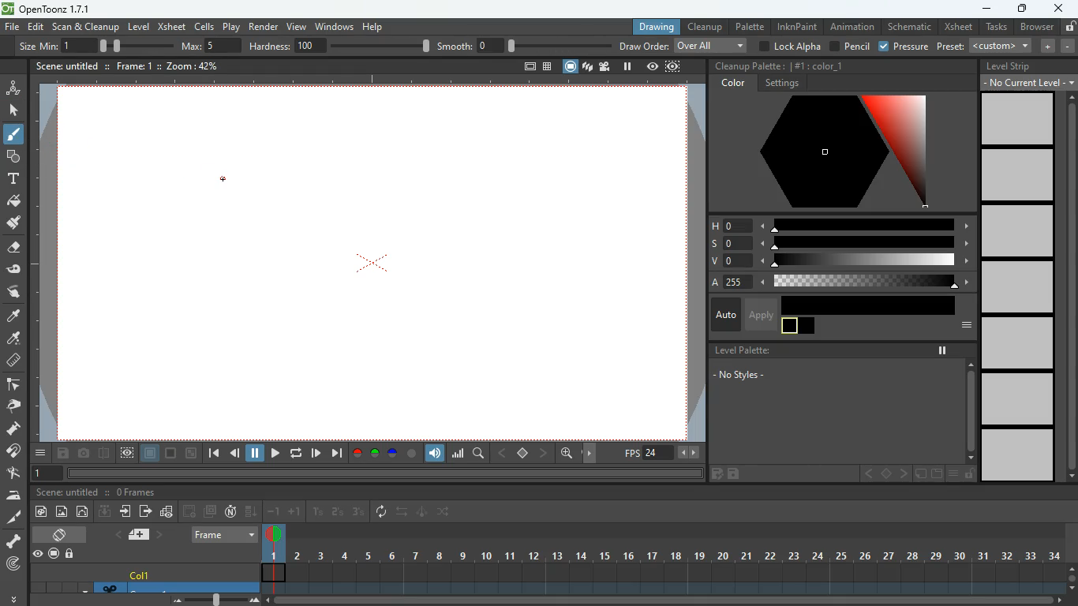 The height and width of the screenshot is (606, 1078). Describe the element at coordinates (1016, 286) in the screenshot. I see `level` at that location.